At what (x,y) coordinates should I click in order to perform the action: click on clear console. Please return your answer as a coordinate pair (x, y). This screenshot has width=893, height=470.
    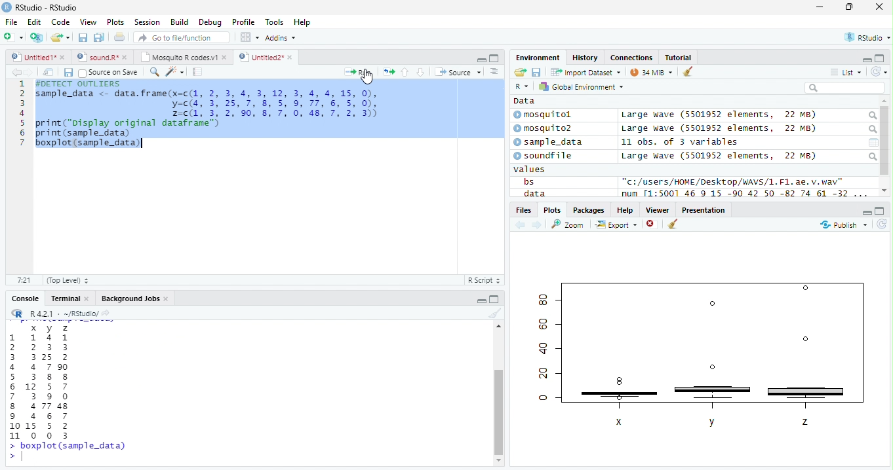
    Looking at the image, I should click on (688, 71).